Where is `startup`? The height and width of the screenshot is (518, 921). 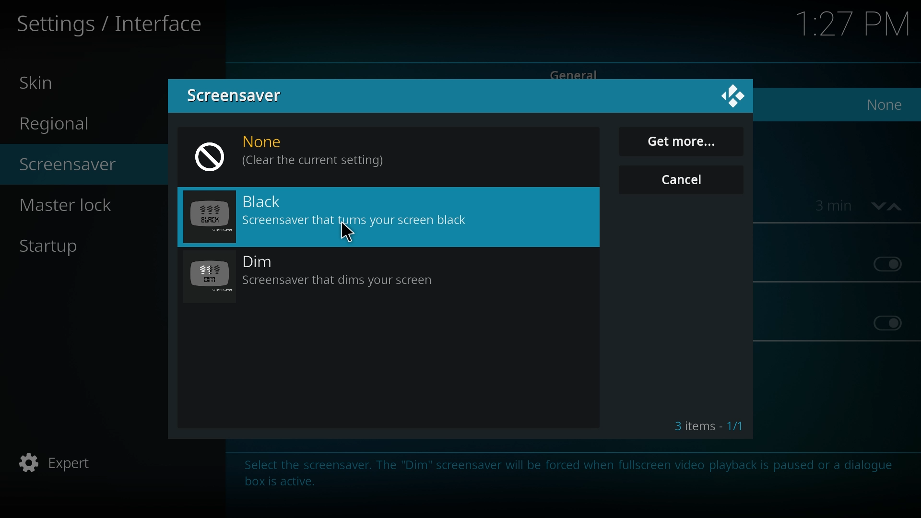 startup is located at coordinates (85, 246).